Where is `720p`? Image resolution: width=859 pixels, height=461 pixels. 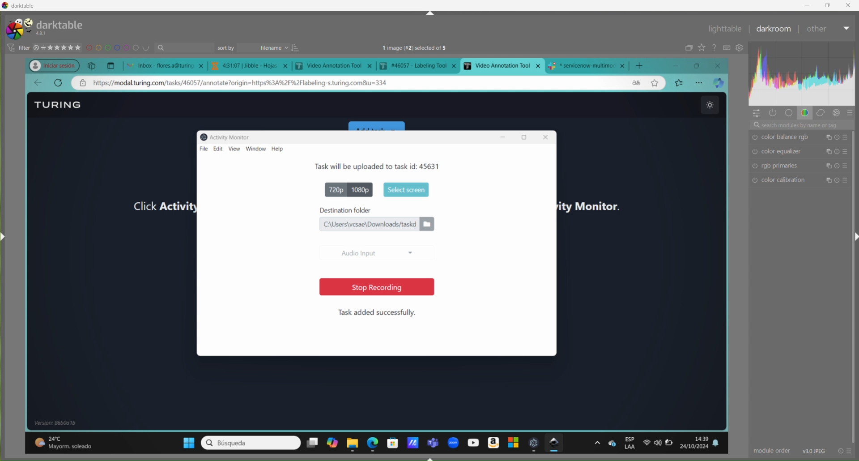 720p is located at coordinates (332, 189).